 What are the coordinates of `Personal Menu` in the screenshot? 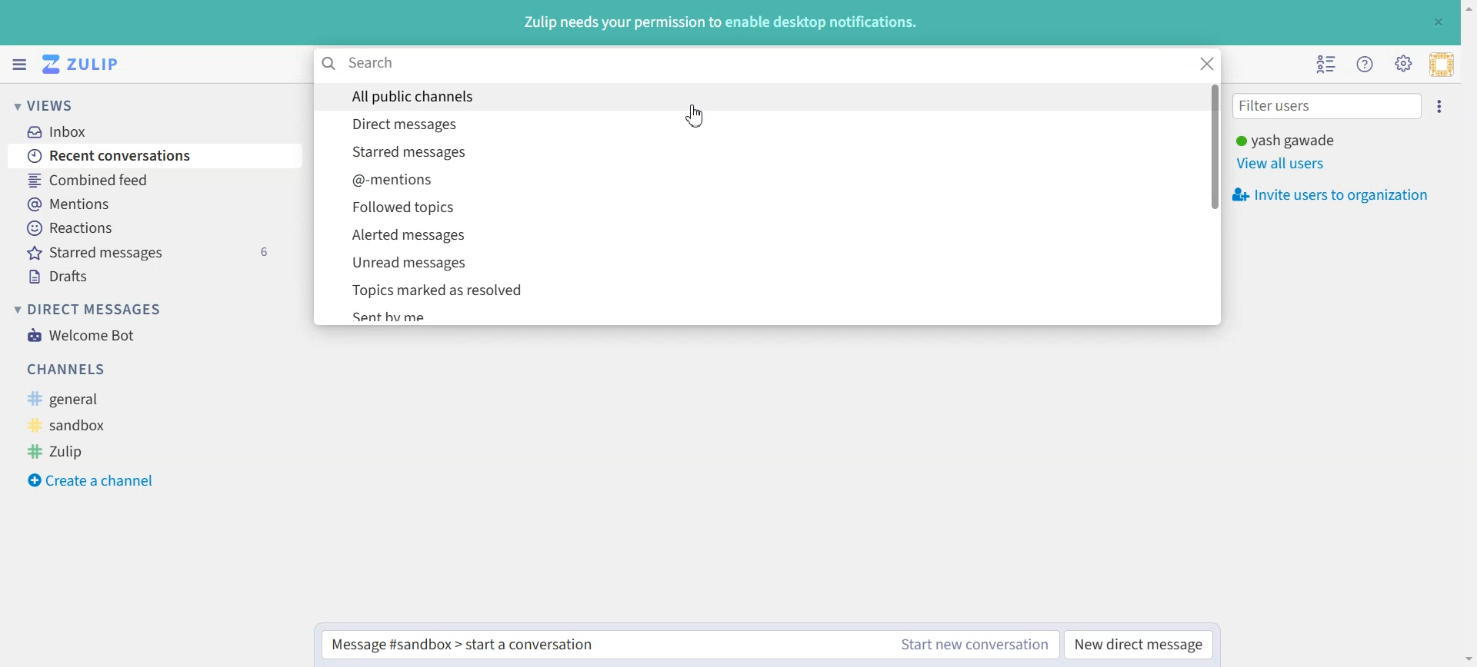 It's located at (1442, 65).